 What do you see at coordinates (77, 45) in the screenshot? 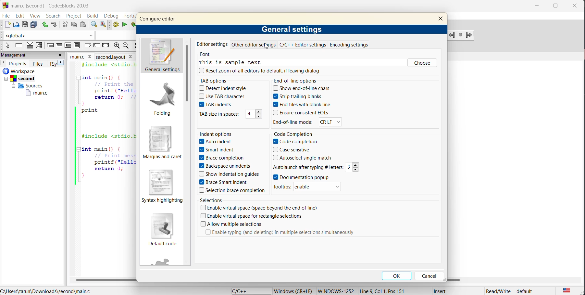
I see `block instruction` at bounding box center [77, 45].